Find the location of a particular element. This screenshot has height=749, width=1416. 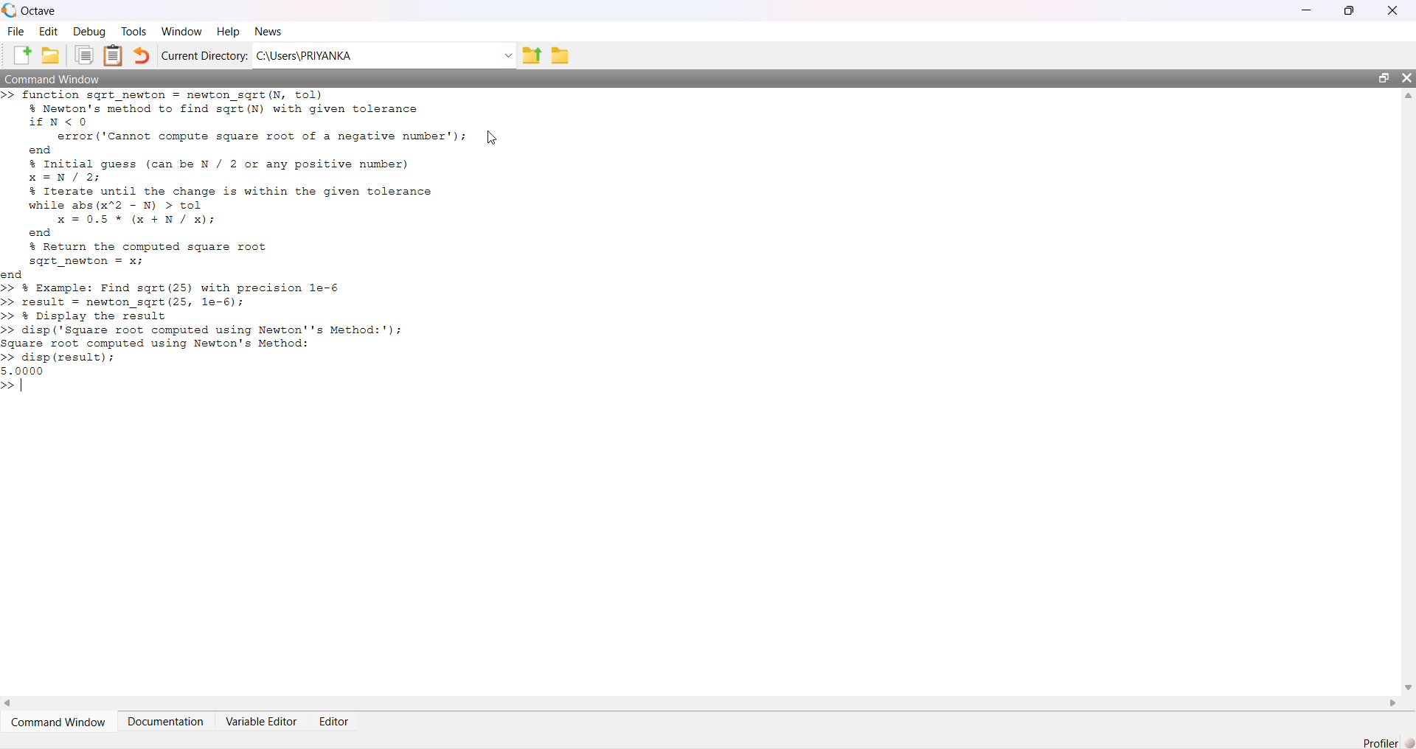

Open an existing file in editor is located at coordinates (54, 55).